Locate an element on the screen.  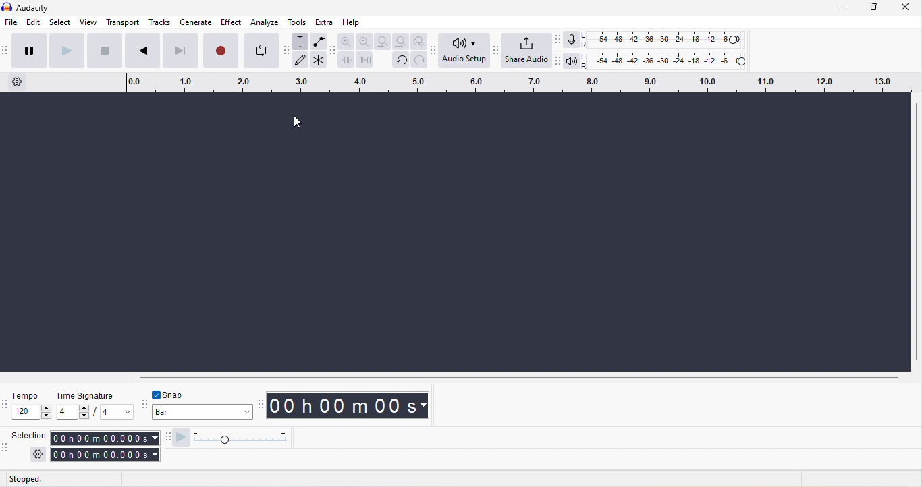
bar is located at coordinates (207, 413).